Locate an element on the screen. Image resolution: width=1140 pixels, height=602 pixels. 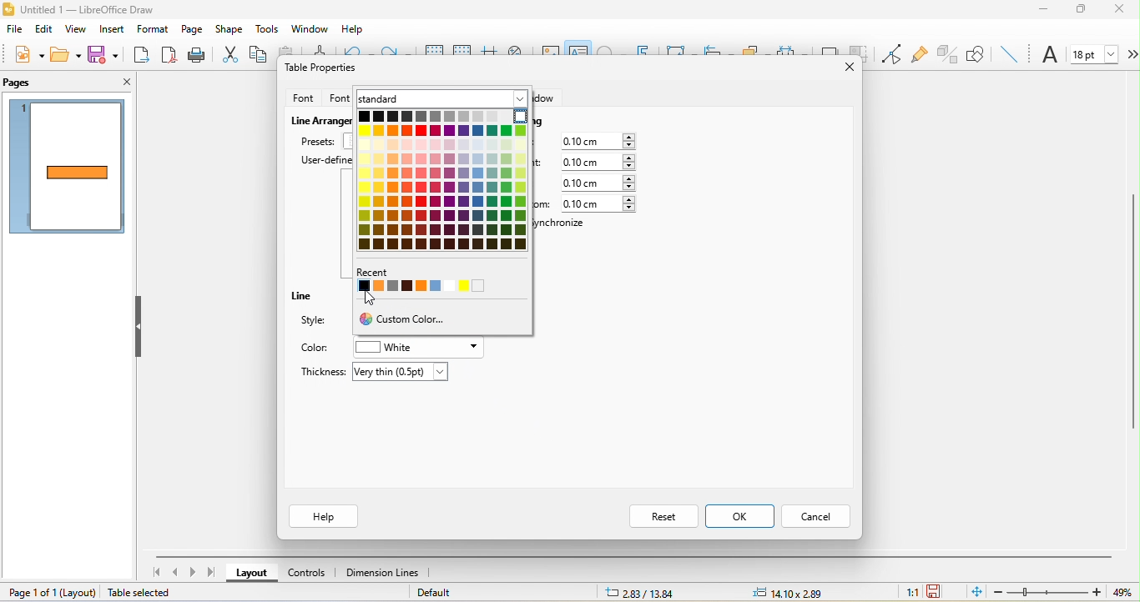
minimize is located at coordinates (1046, 12).